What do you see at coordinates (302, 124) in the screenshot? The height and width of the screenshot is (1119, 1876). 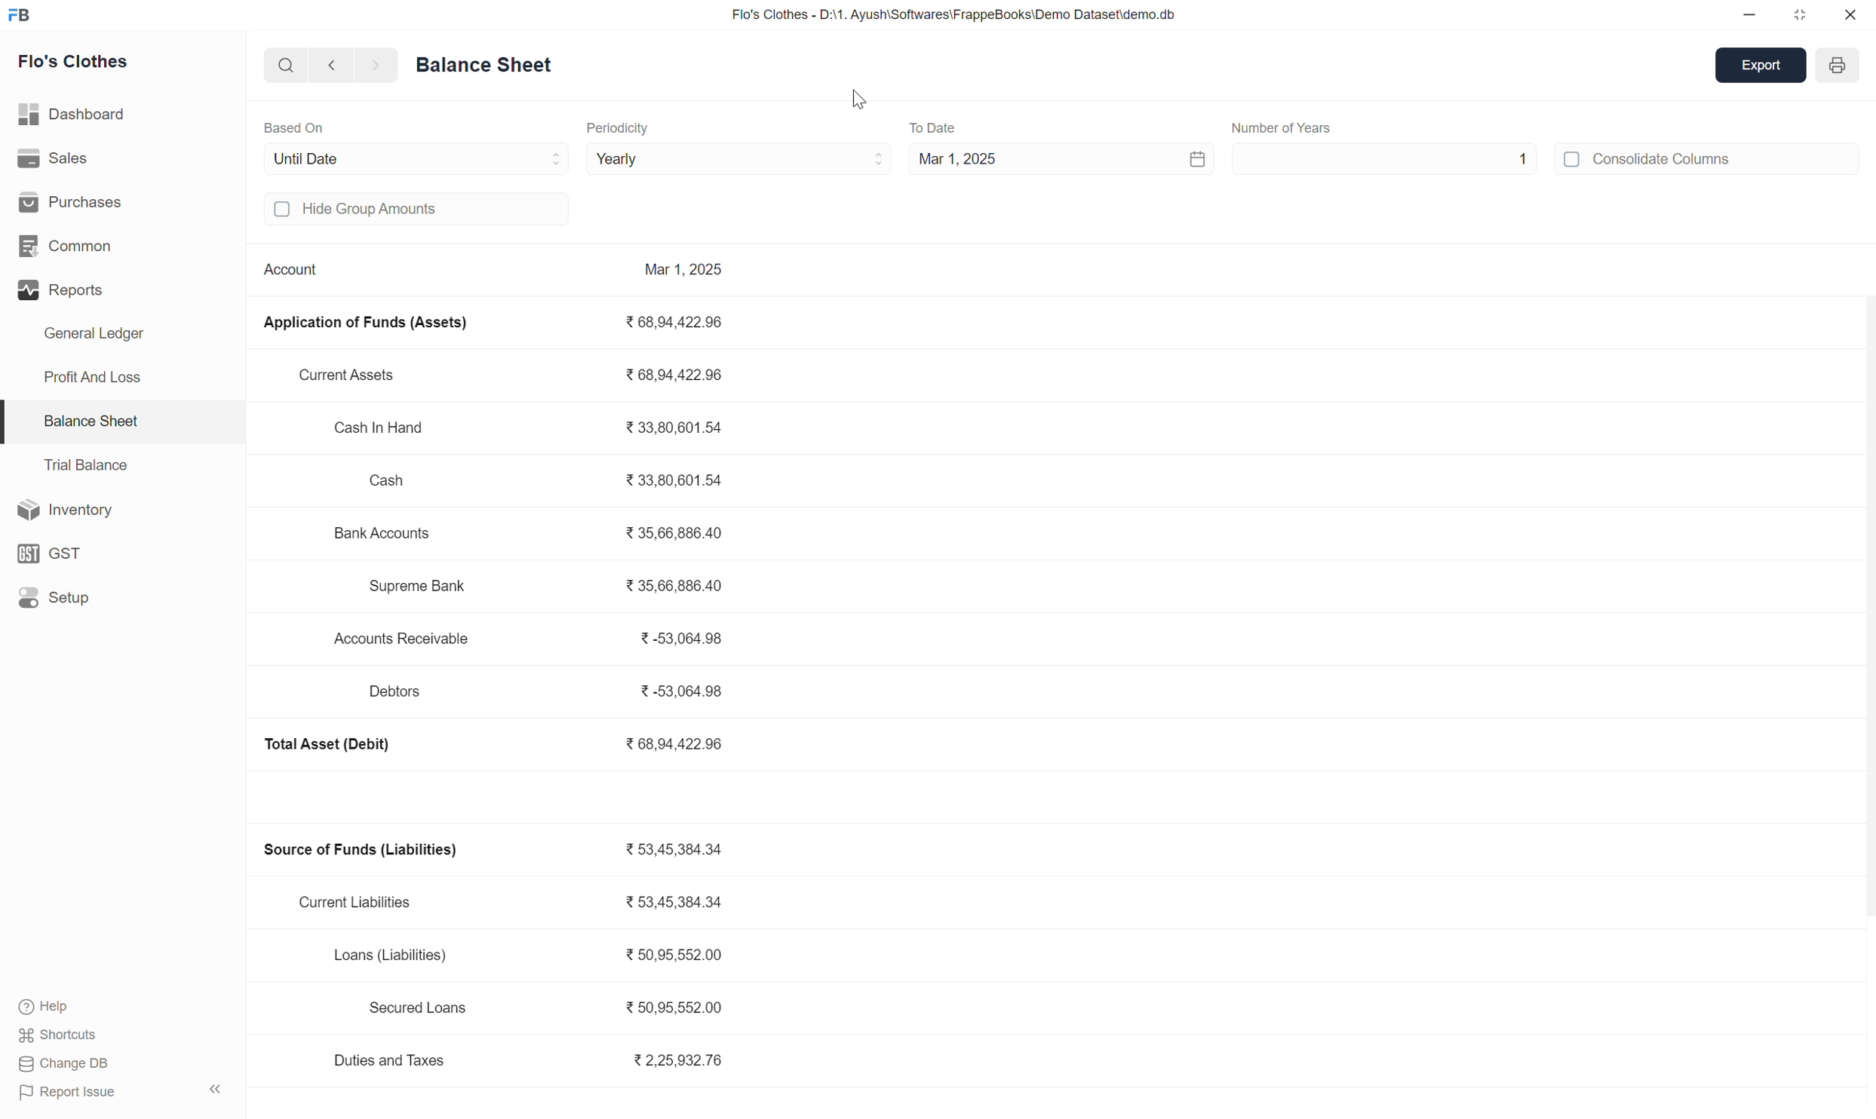 I see `Based On` at bounding box center [302, 124].